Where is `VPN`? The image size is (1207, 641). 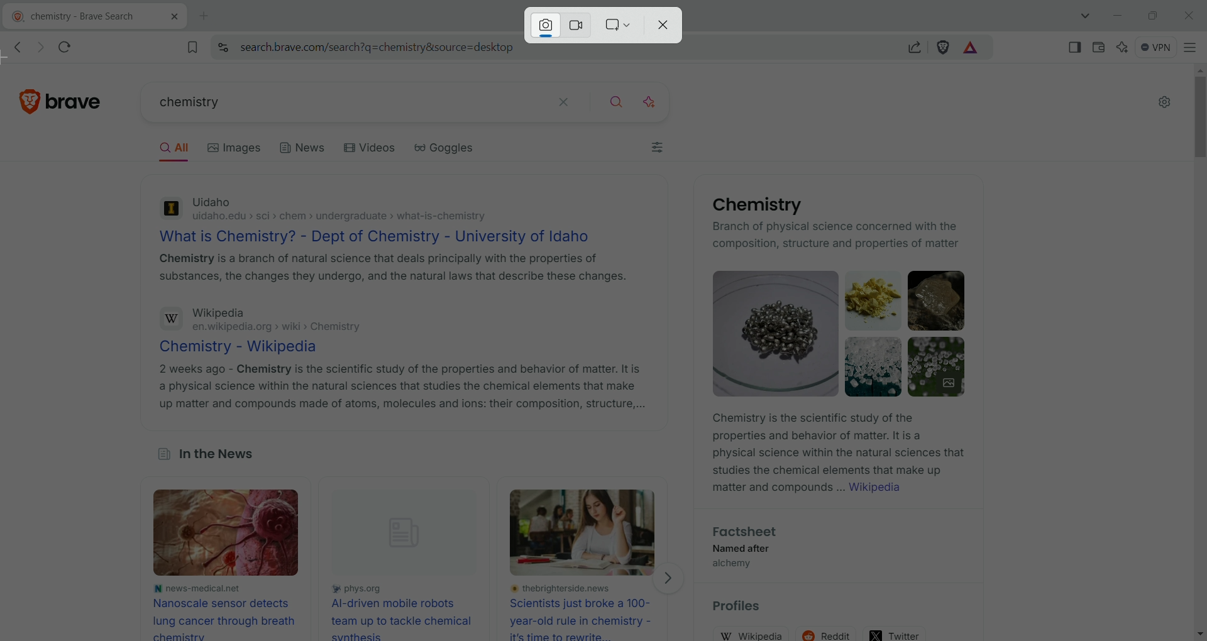 VPN is located at coordinates (1153, 46).